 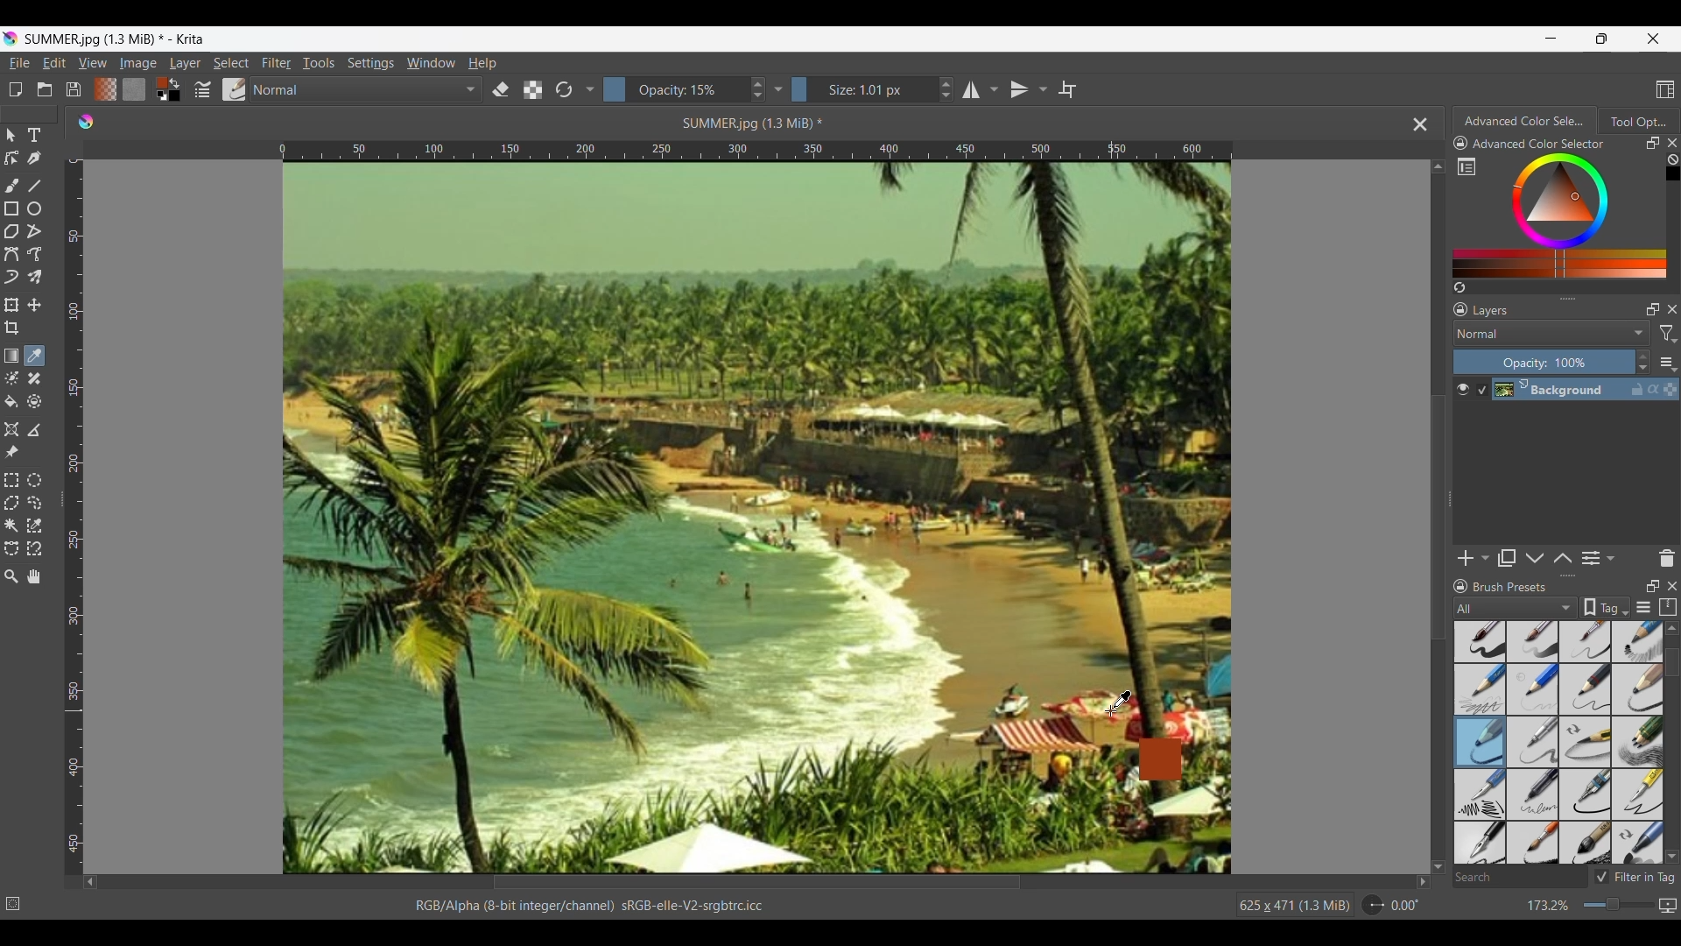 I want to click on Storage resources, so click(x=1668, y=607).